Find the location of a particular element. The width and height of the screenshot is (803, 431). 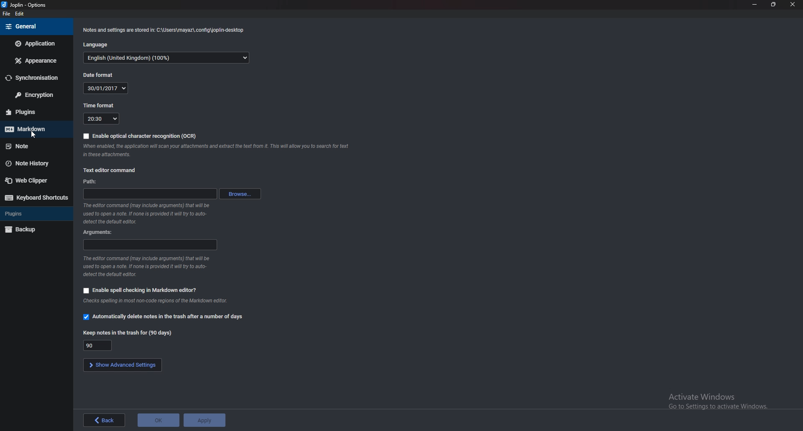

note is located at coordinates (31, 146).